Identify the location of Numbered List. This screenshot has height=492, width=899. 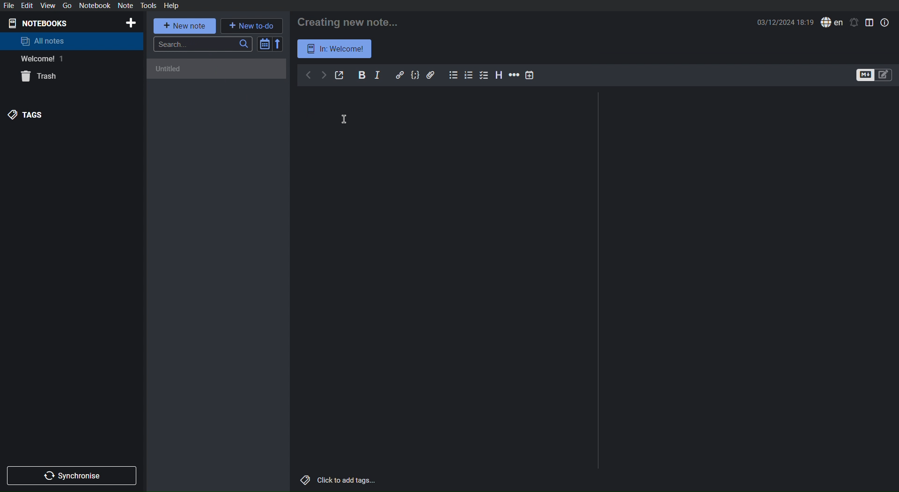
(470, 75).